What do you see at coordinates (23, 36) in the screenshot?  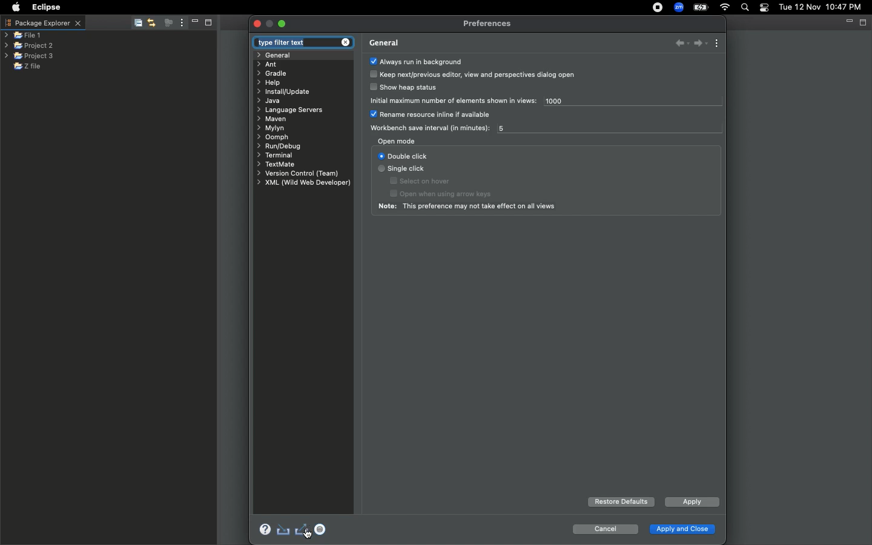 I see `File 1` at bounding box center [23, 36].